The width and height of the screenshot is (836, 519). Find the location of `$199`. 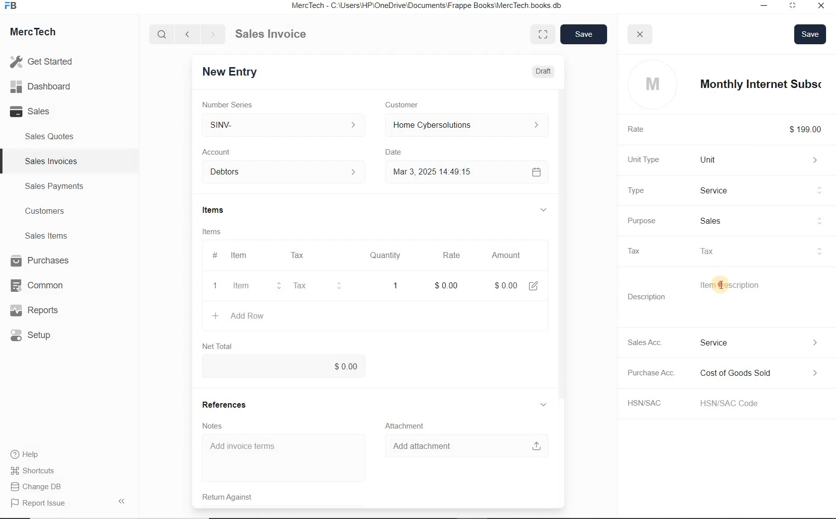

$199 is located at coordinates (802, 129).